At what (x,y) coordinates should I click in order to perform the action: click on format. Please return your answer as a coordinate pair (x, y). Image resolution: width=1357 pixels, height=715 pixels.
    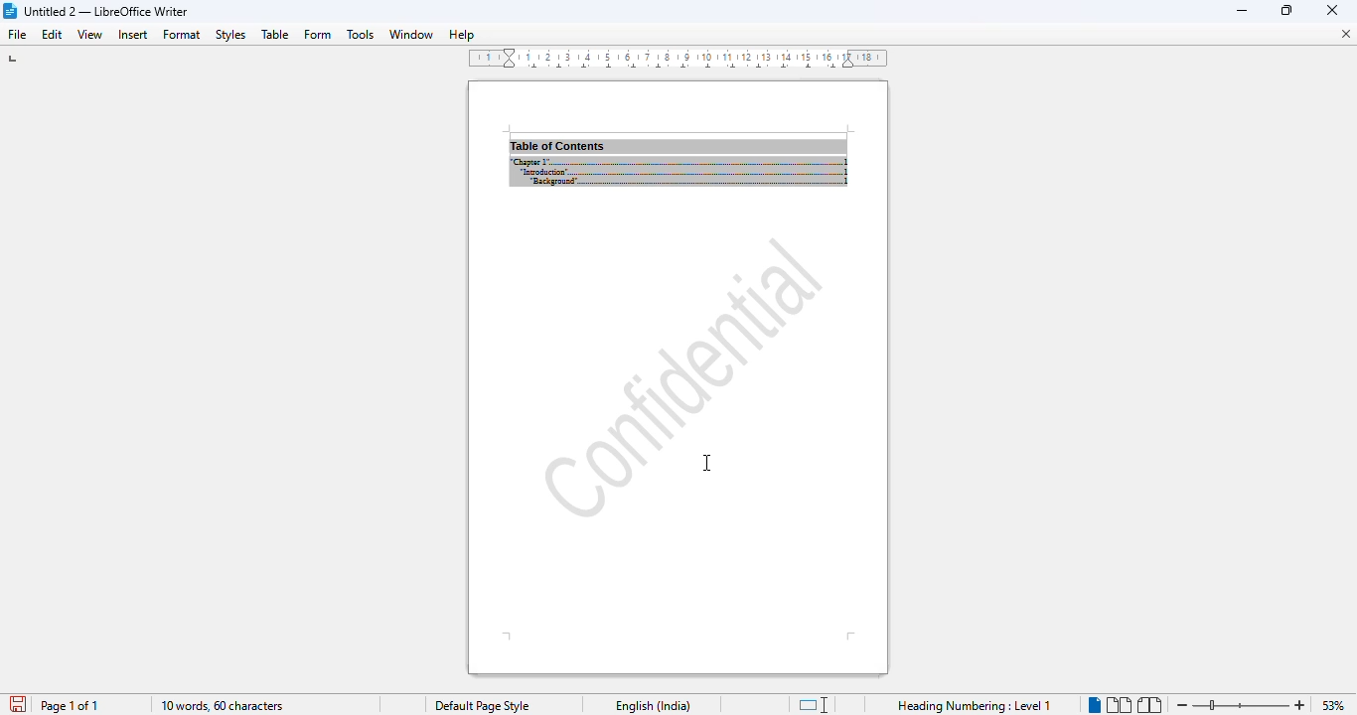
    Looking at the image, I should click on (183, 35).